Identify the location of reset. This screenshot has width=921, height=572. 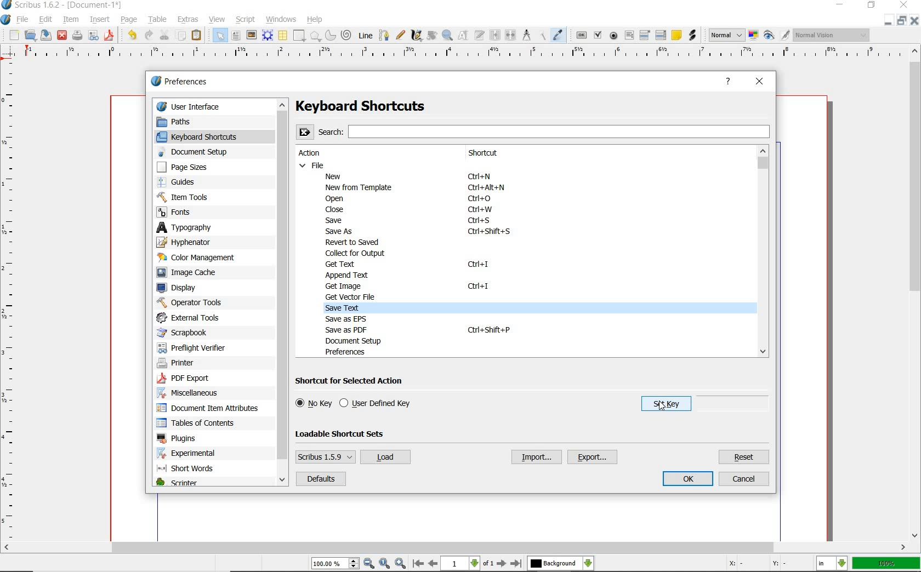
(744, 457).